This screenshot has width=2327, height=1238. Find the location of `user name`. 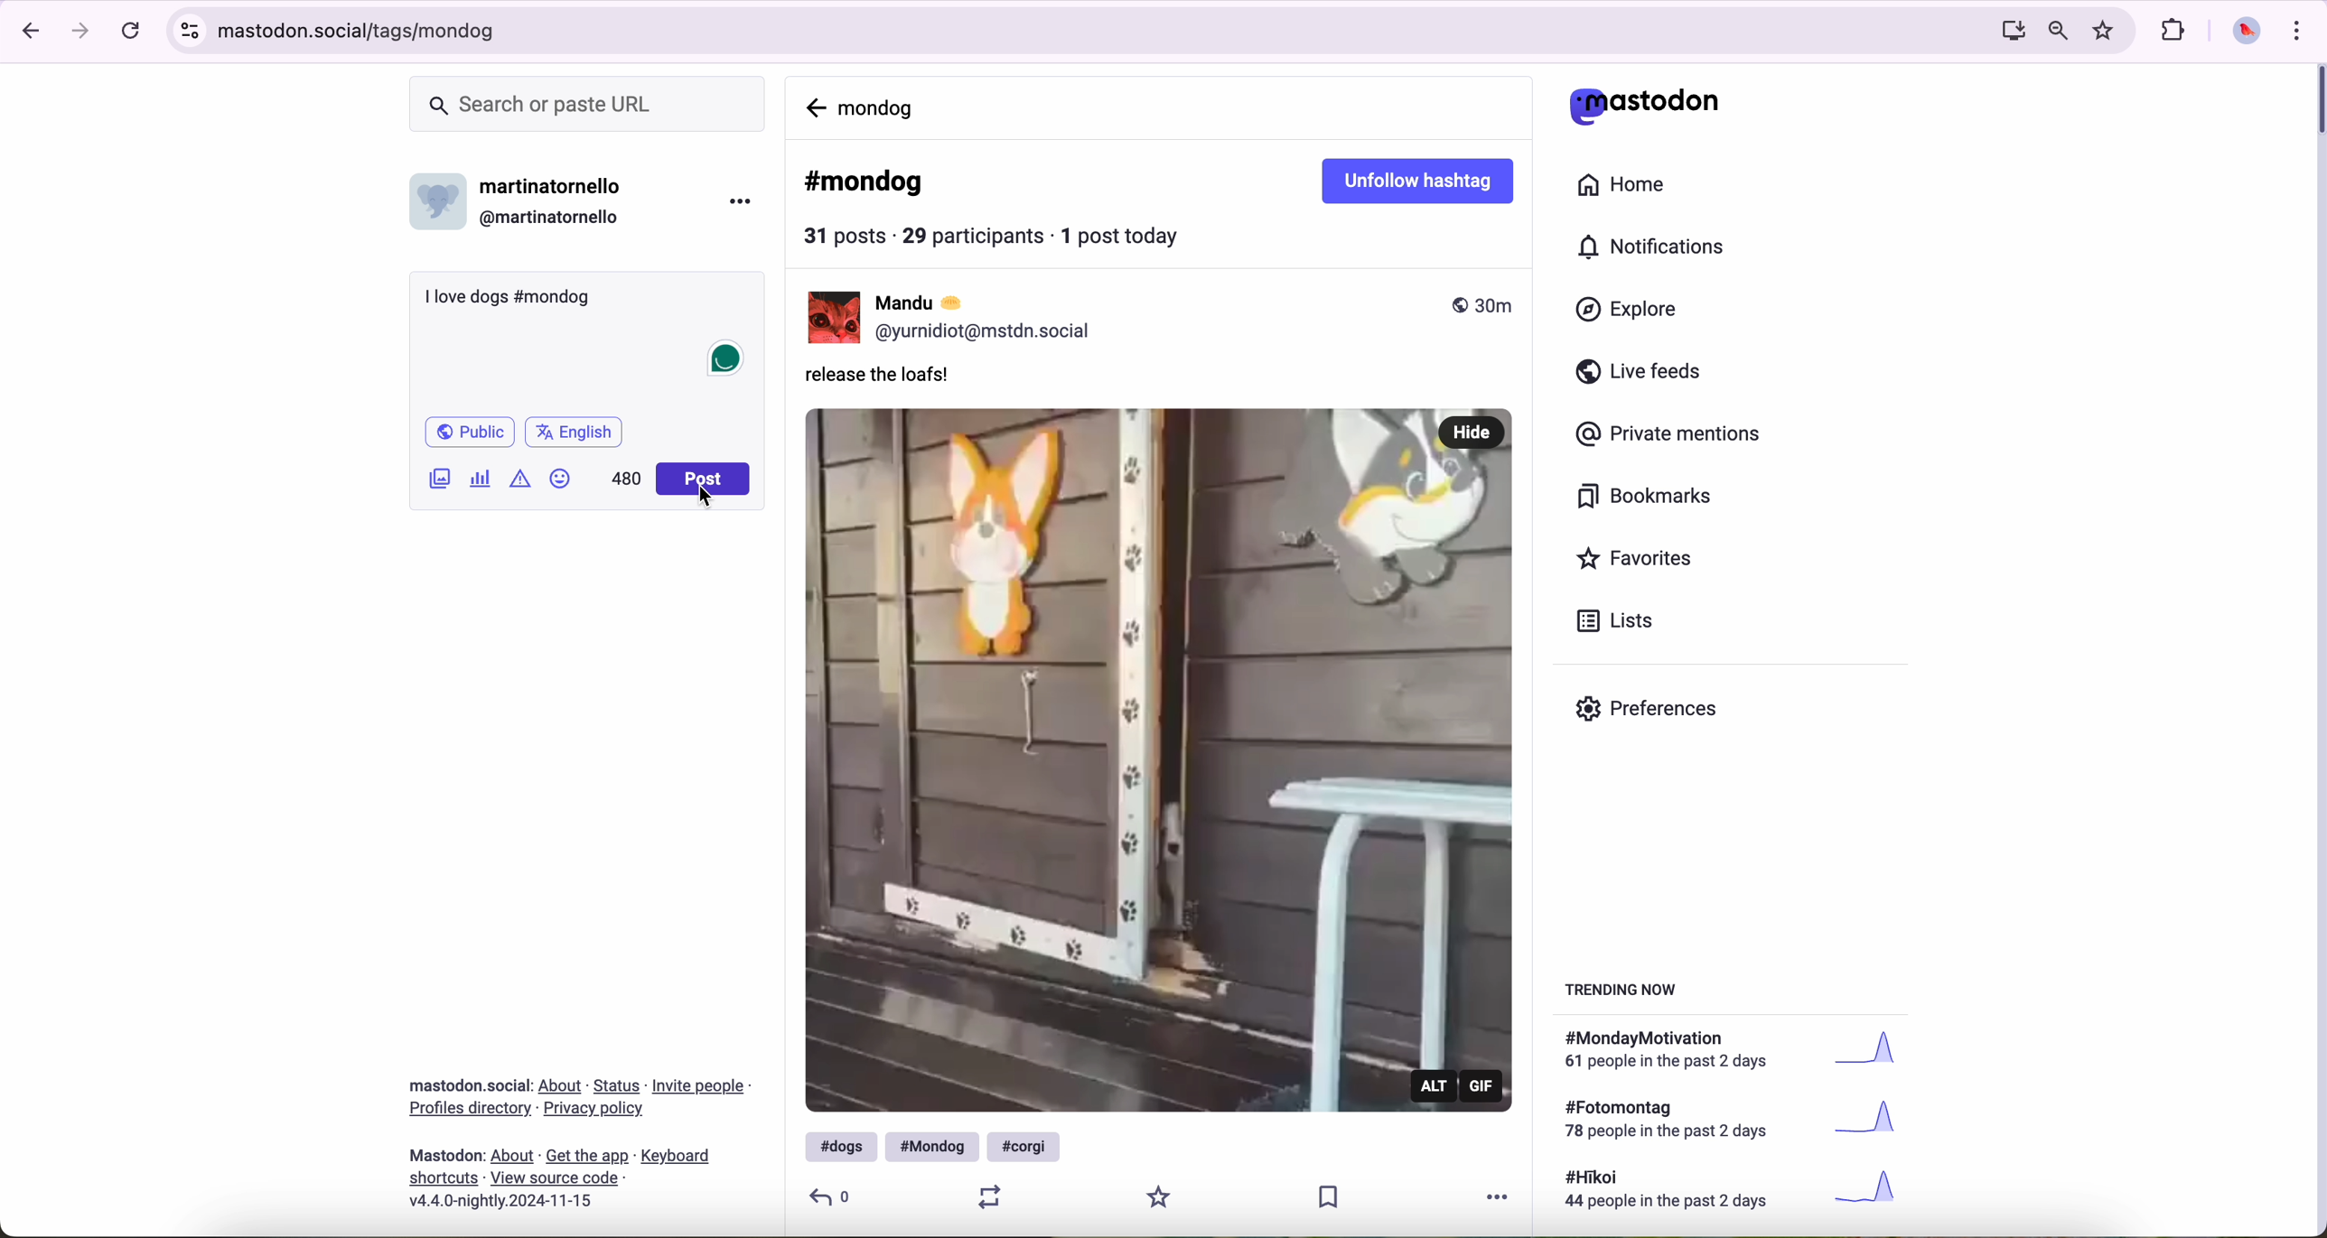

user name is located at coordinates (934, 303).